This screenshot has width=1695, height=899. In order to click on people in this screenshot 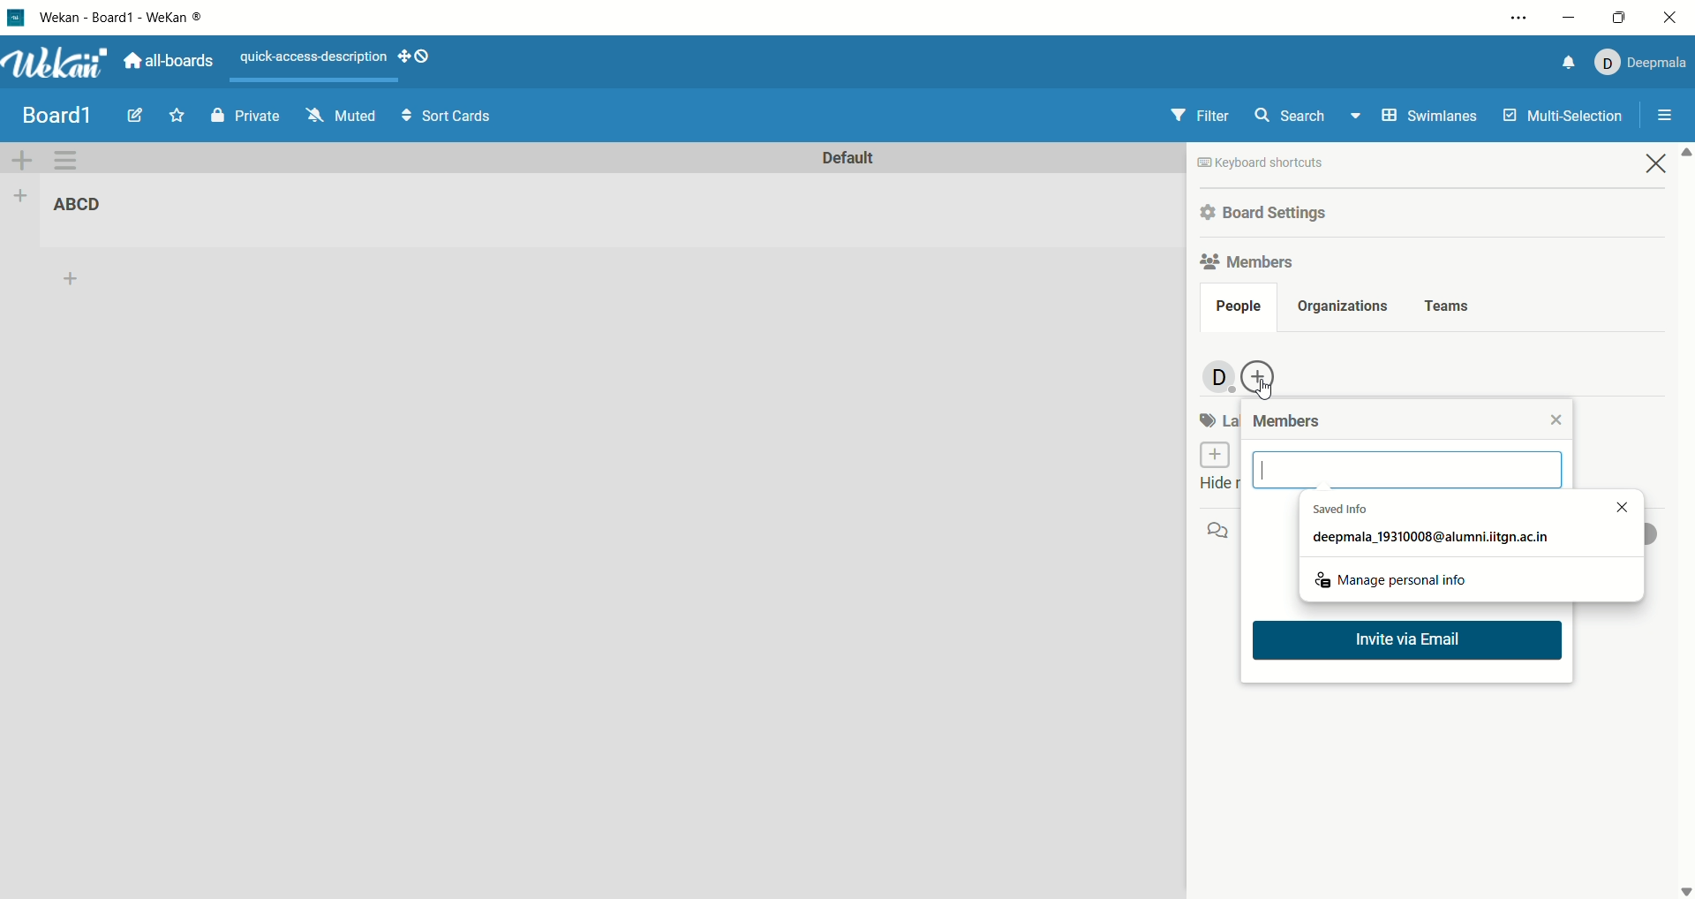, I will do `click(1238, 309)`.